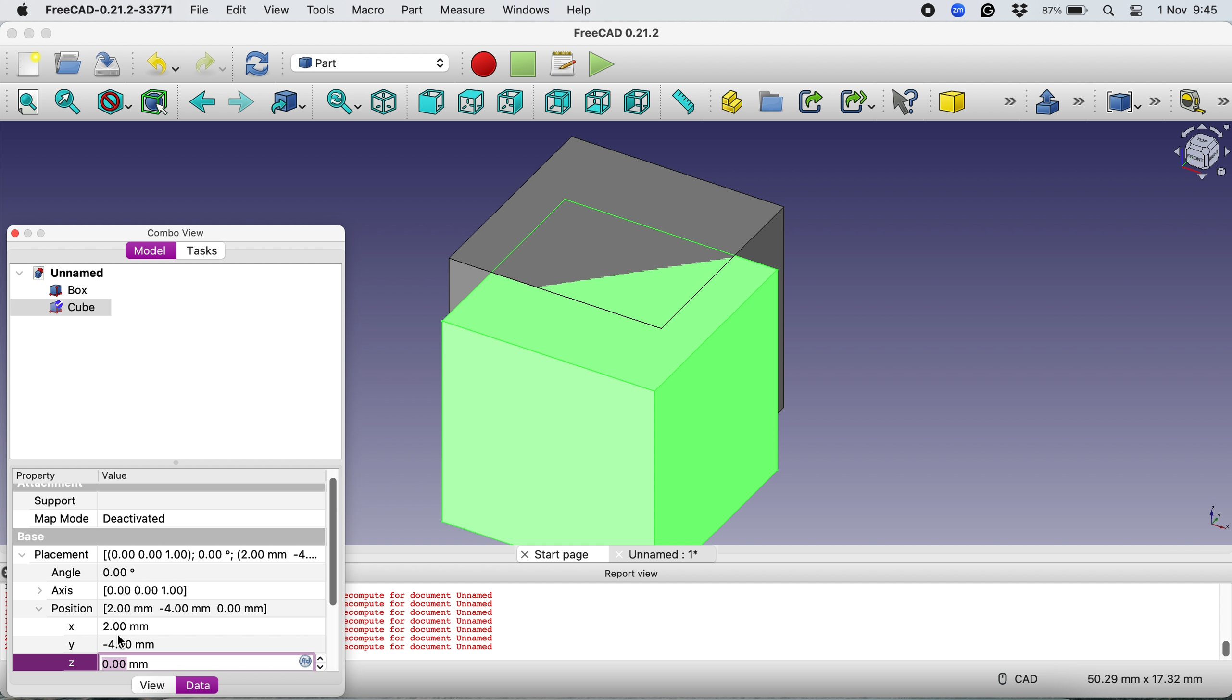  What do you see at coordinates (66, 308) in the screenshot?
I see `cube selected` at bounding box center [66, 308].